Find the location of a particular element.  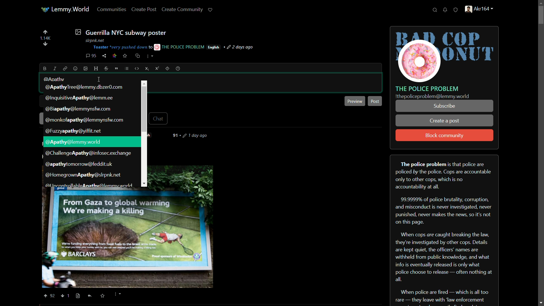

lemmy world  is located at coordinates (66, 10).